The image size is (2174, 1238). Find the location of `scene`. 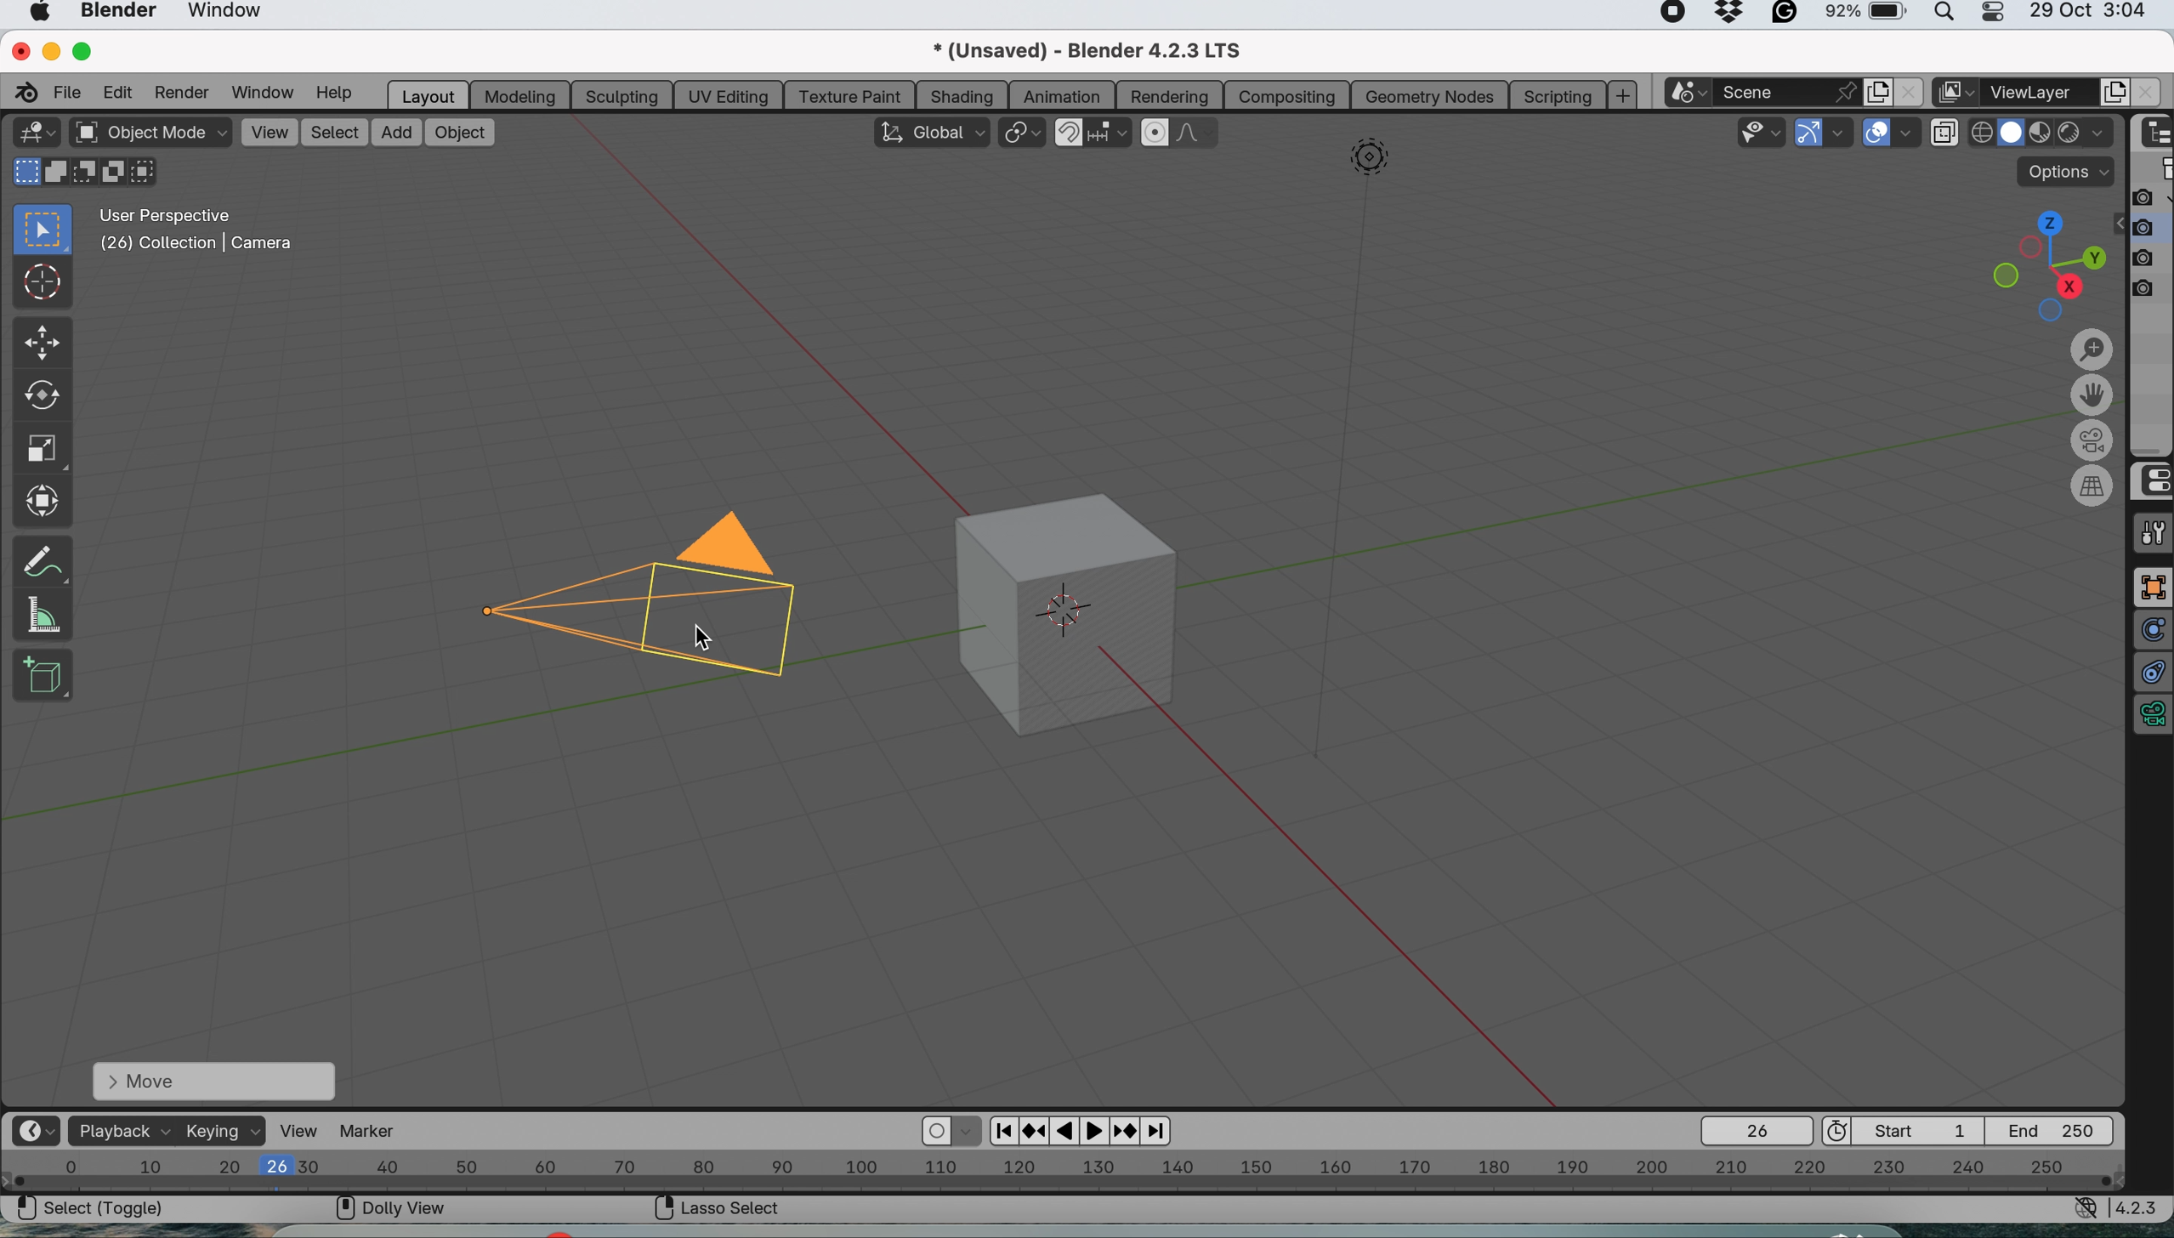

scene is located at coordinates (1791, 92).